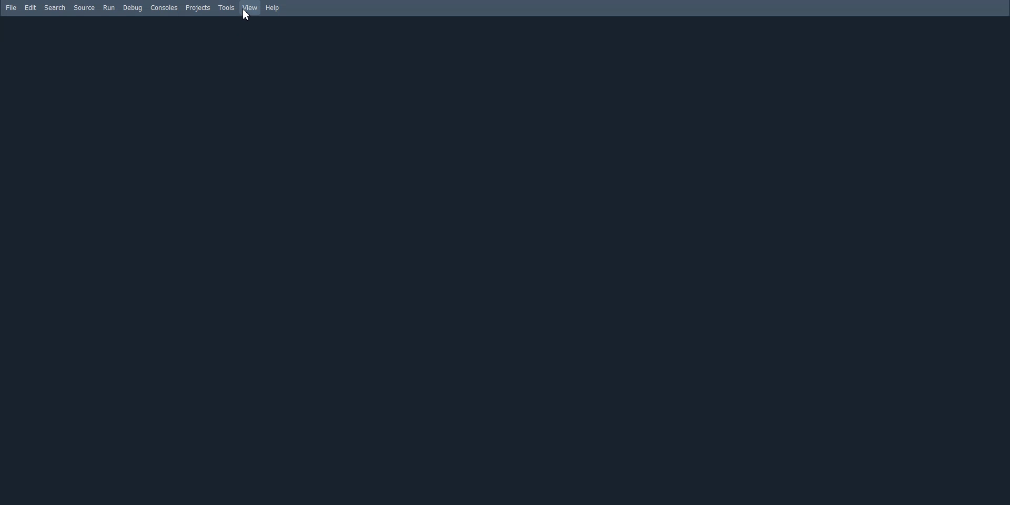  What do you see at coordinates (31, 7) in the screenshot?
I see `Edit` at bounding box center [31, 7].